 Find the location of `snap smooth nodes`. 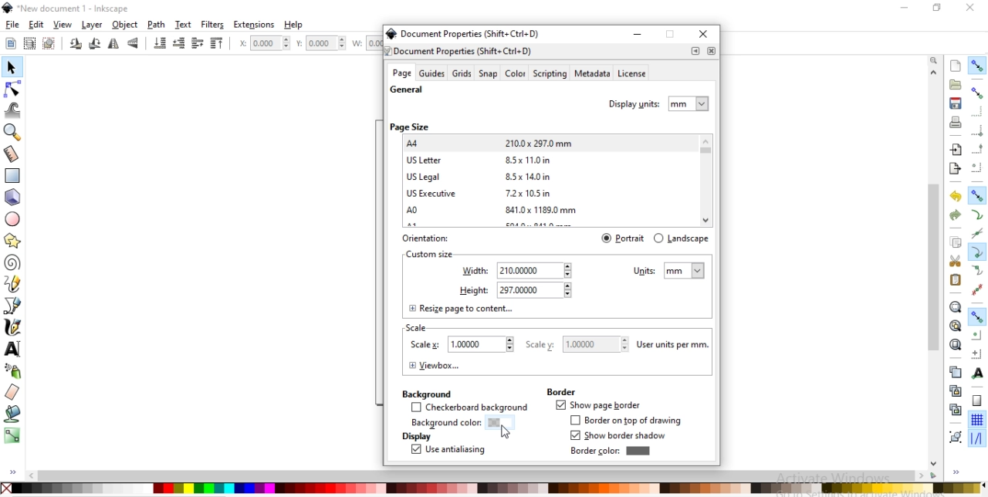

snap smooth nodes is located at coordinates (976, 271).